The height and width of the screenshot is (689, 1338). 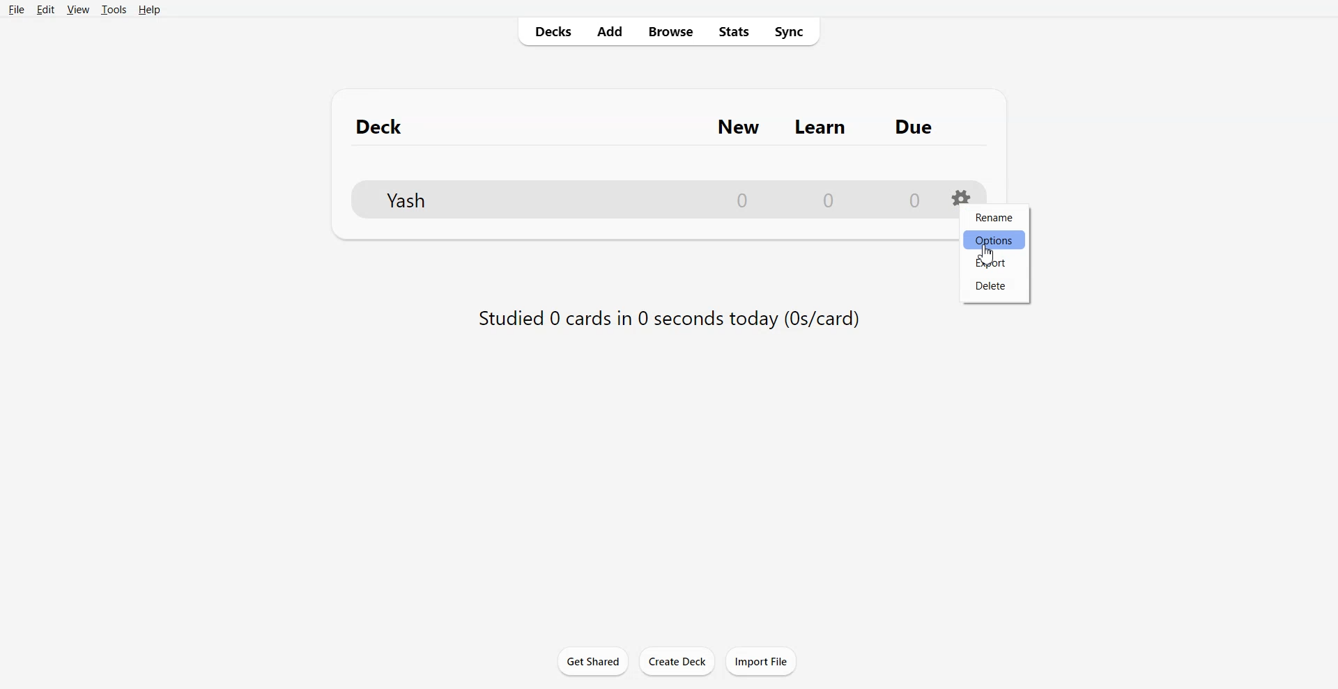 I want to click on Text 2, so click(x=667, y=317).